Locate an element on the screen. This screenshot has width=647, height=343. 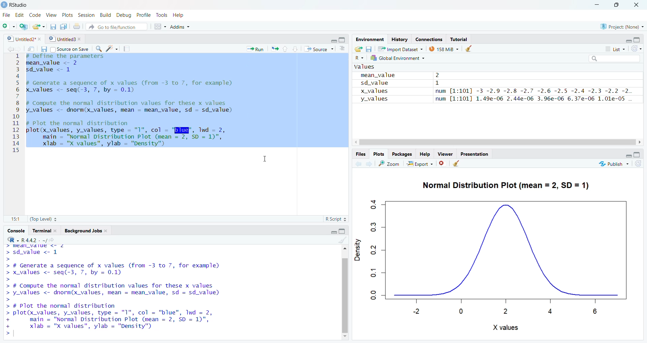
rerun the previous code is located at coordinates (274, 49).